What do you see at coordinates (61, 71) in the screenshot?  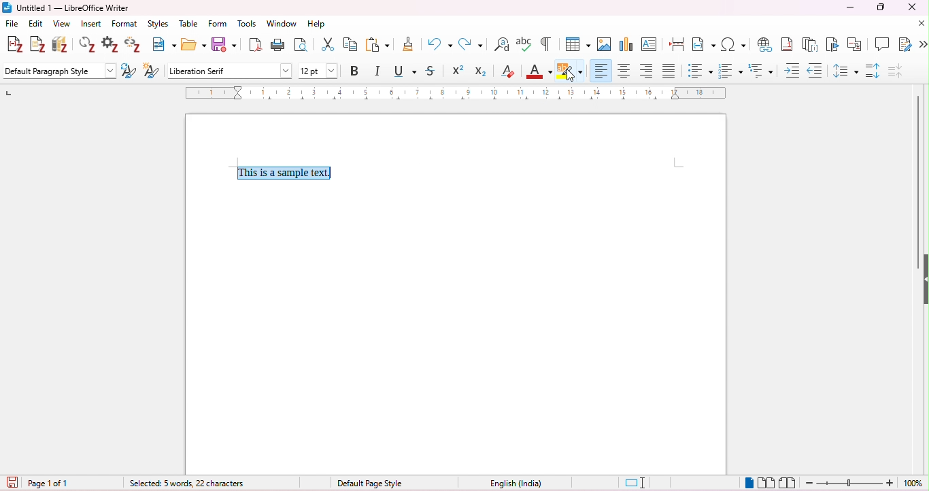 I see `default paragraph style` at bounding box center [61, 71].